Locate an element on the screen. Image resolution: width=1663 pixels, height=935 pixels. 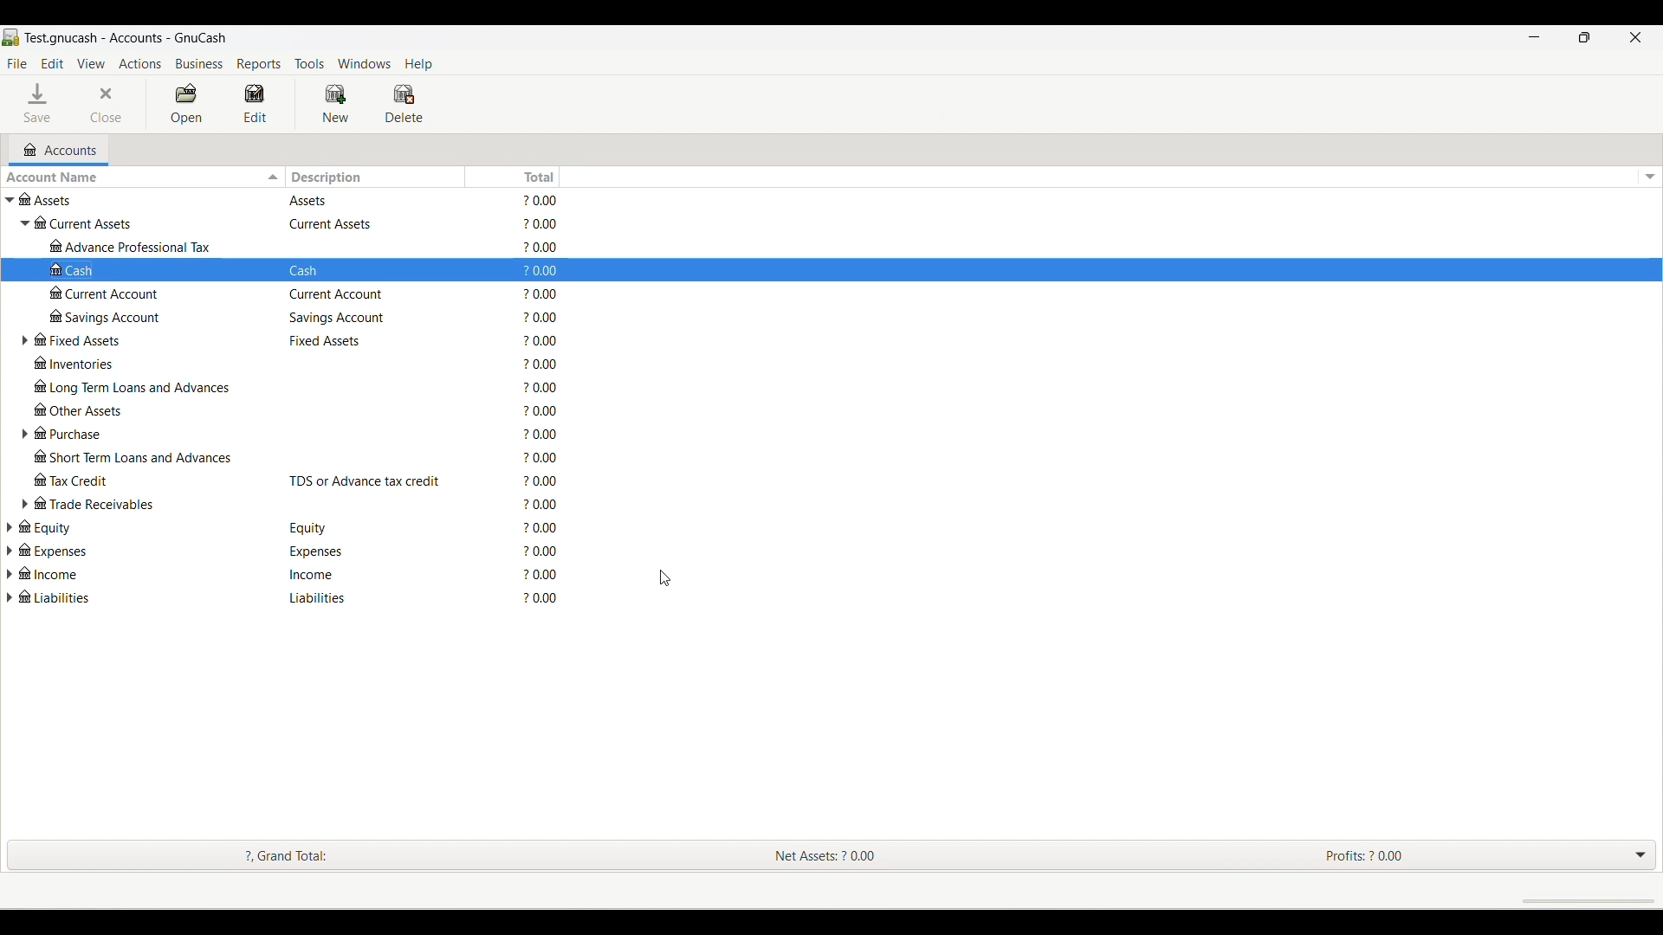
Expand Purchase is located at coordinates (24, 434).